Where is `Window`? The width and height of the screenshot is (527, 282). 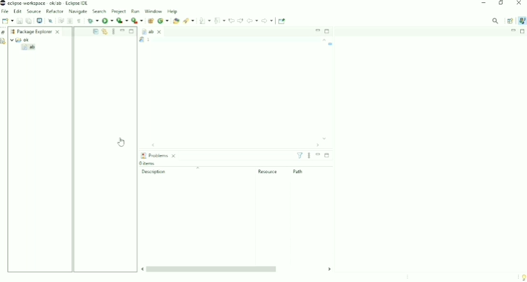
Window is located at coordinates (153, 11).